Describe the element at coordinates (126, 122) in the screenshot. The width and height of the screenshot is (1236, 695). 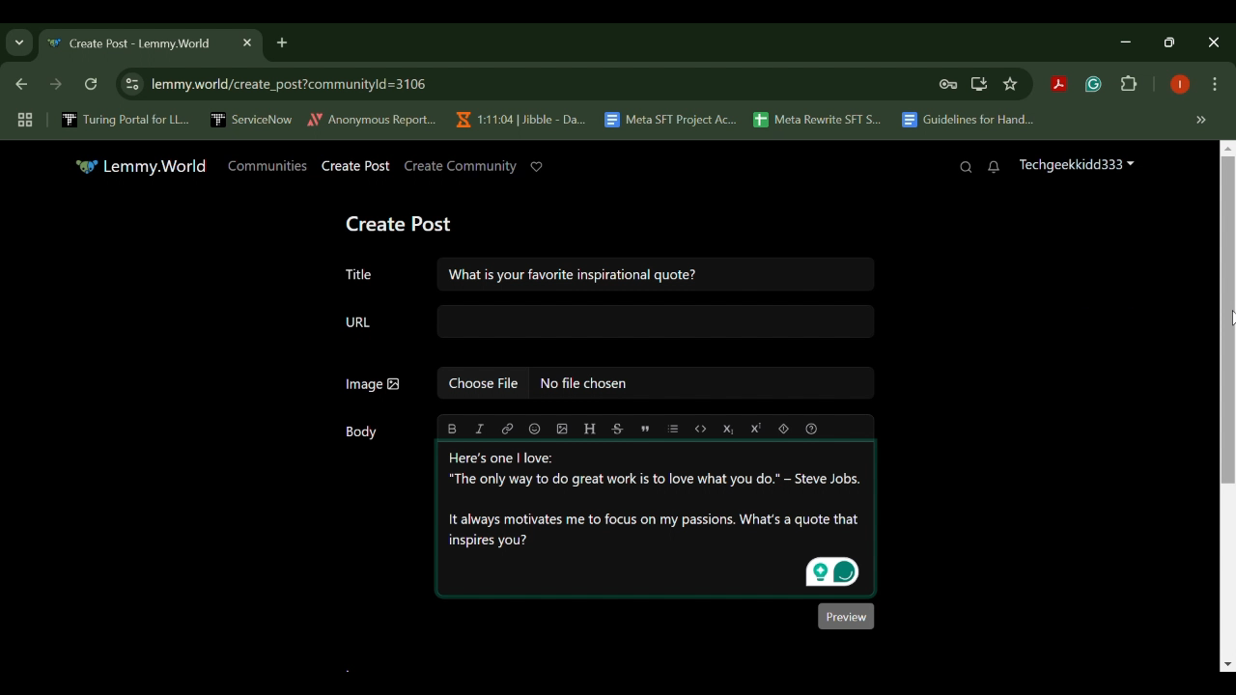
I see `Turing Portal for LL...` at that location.